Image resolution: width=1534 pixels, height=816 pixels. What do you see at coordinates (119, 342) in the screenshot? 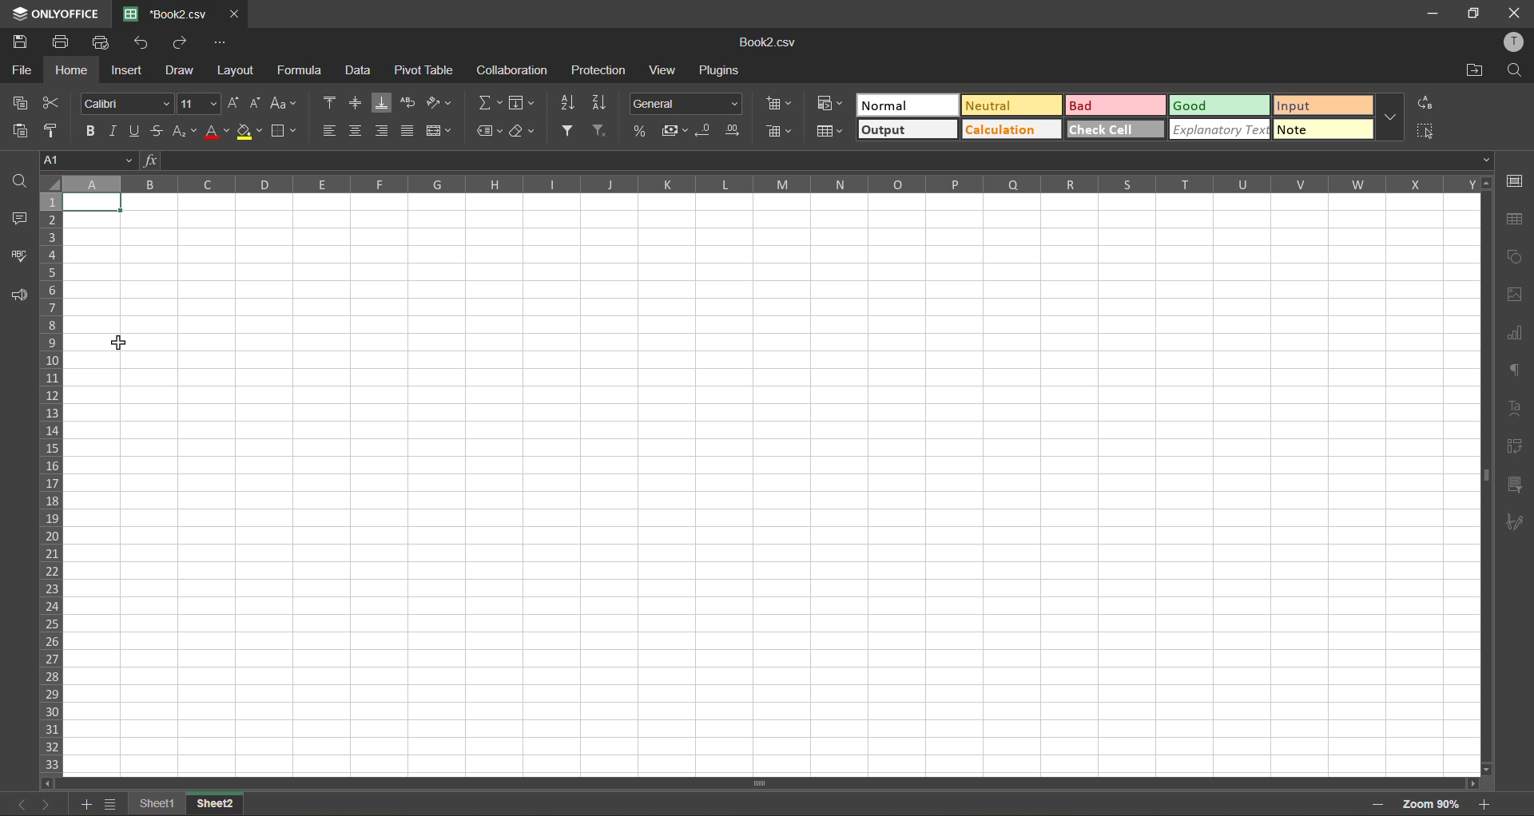
I see `cursor` at bounding box center [119, 342].